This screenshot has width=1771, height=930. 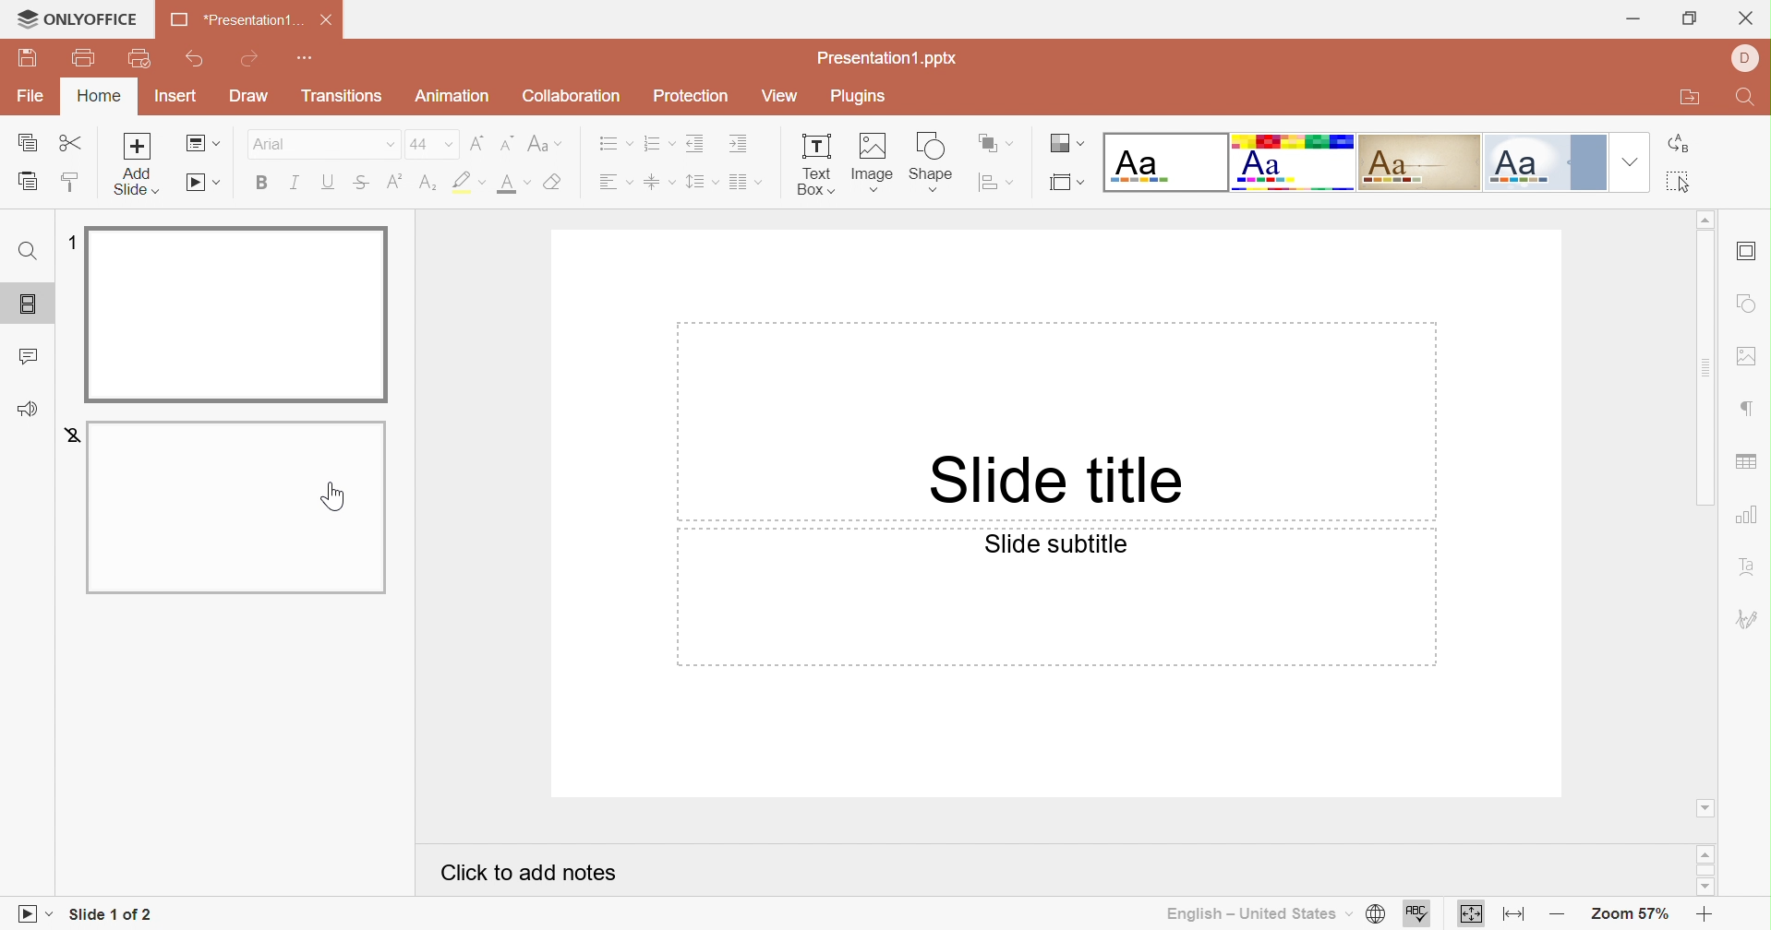 I want to click on Drop down, so click(x=1632, y=162).